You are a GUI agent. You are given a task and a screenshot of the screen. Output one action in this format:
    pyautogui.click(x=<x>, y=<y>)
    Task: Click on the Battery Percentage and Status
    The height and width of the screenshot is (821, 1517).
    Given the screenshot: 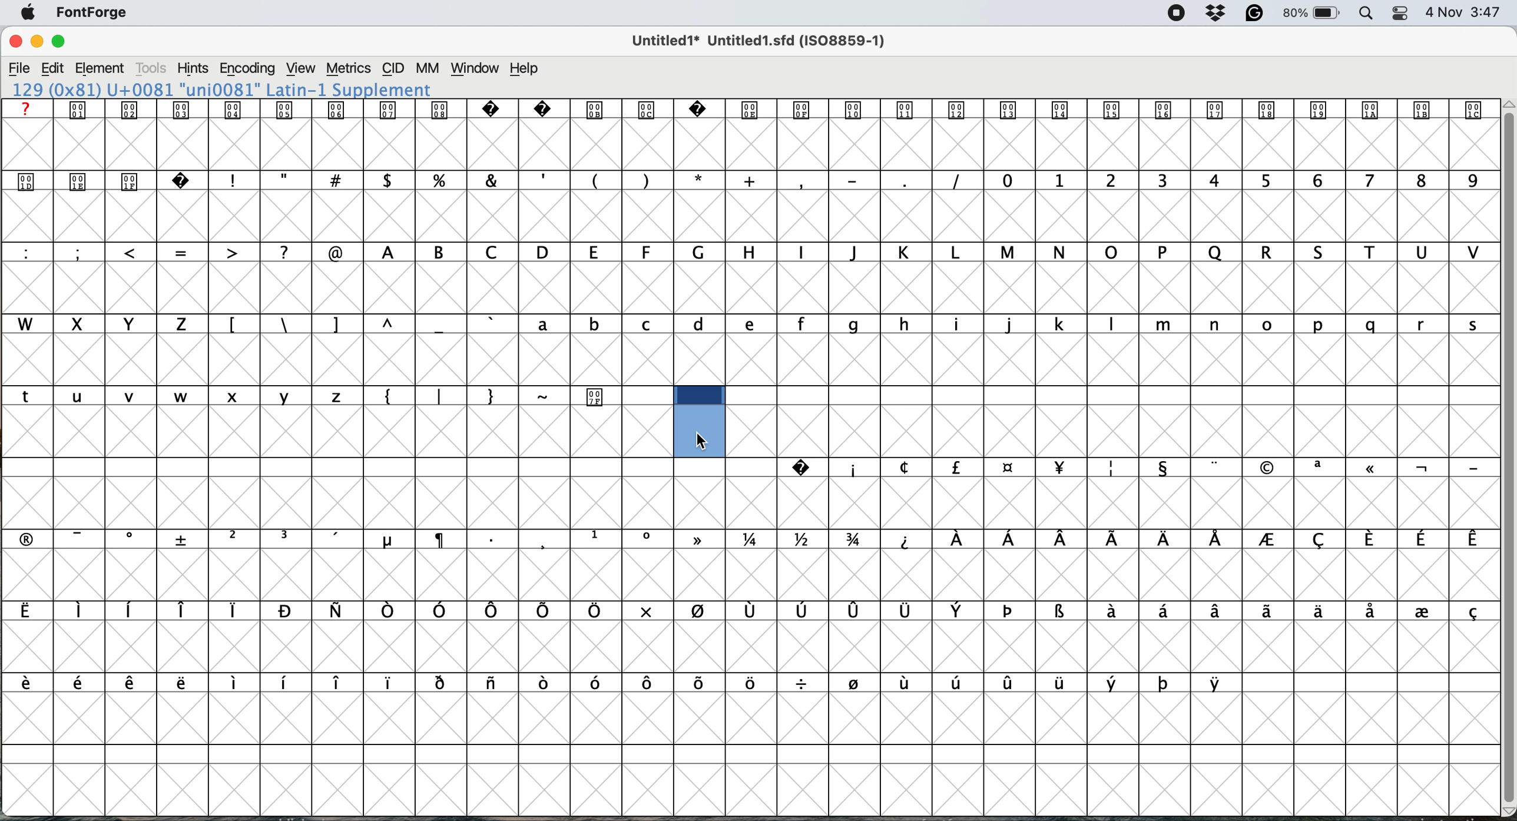 What is the action you would take?
    pyautogui.click(x=1309, y=13)
    